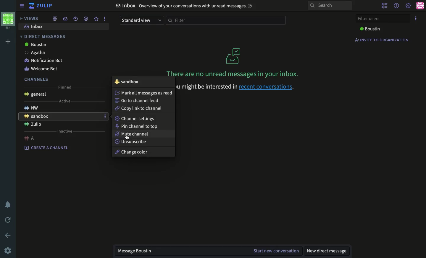 This screenshot has height=258, width=426. I want to click on a, so click(30, 138).